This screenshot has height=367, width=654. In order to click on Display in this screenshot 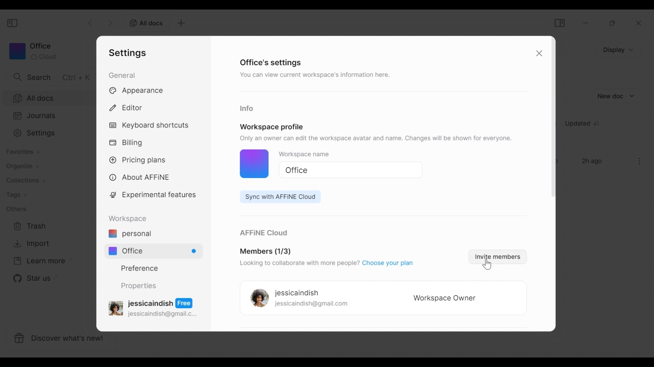, I will do `click(620, 49)`.